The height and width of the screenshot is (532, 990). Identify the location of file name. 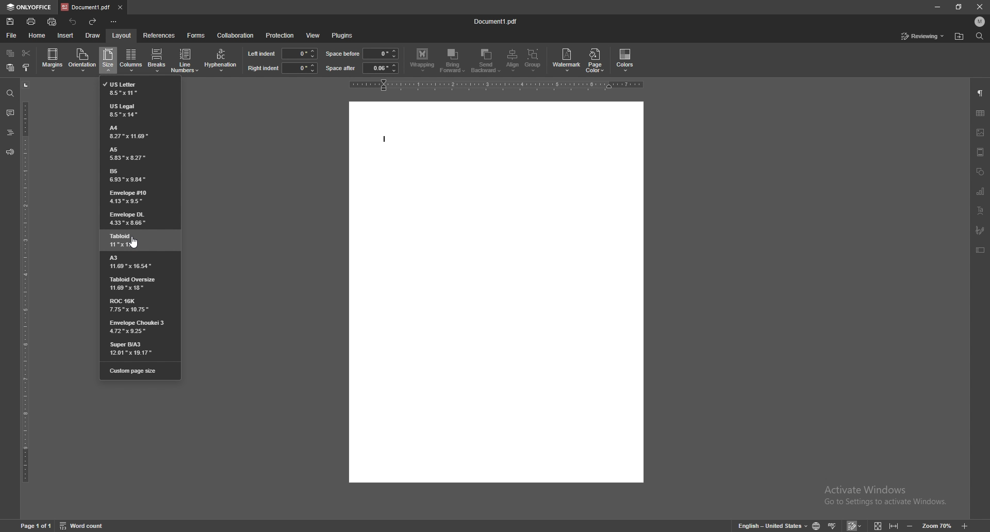
(497, 20).